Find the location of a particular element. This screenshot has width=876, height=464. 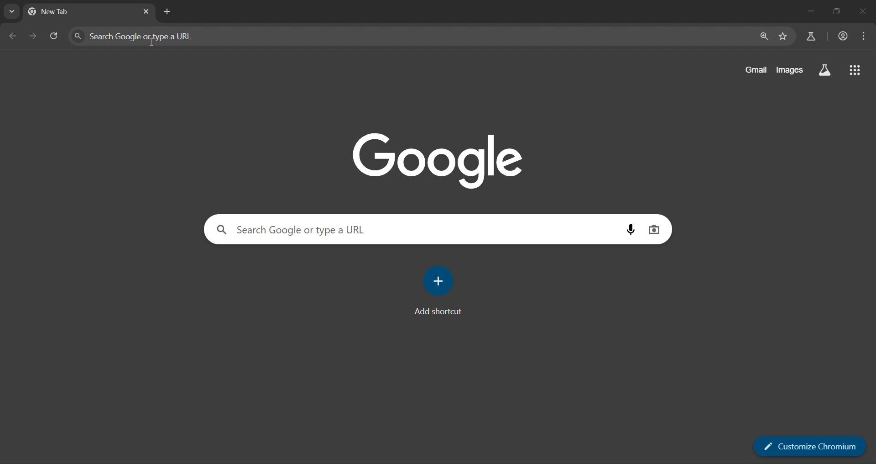

searchpanel is located at coordinates (408, 36).